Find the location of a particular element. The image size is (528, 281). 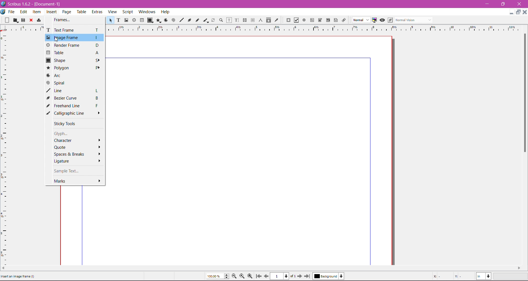

Windows is located at coordinates (146, 11).